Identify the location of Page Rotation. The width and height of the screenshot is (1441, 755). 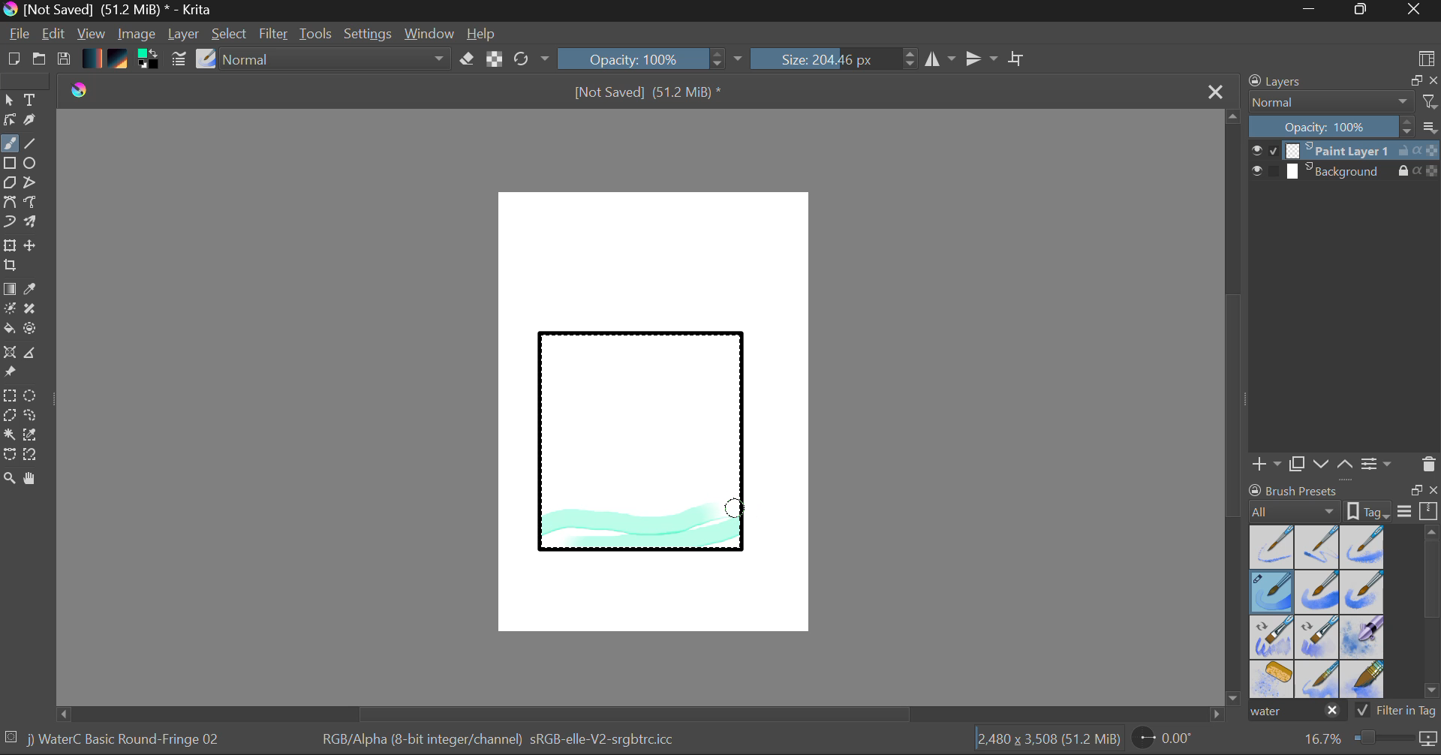
(1171, 741).